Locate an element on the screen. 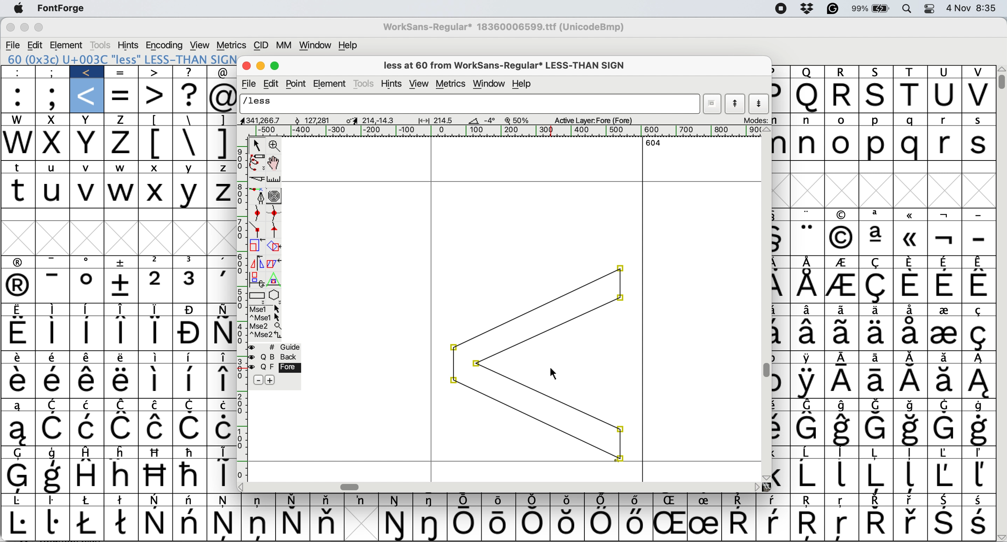  horizontal scale is located at coordinates (499, 131).